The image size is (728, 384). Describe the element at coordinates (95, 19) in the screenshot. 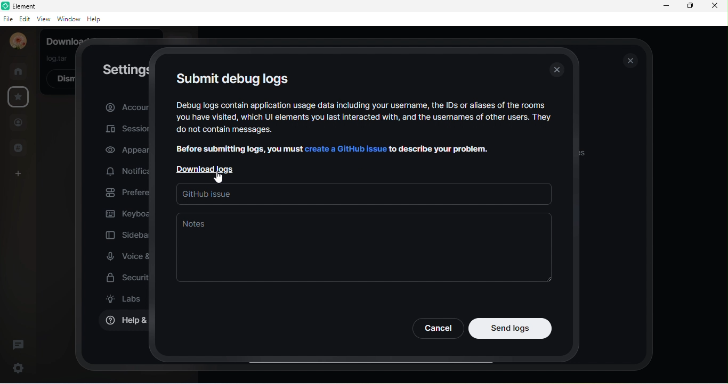

I see `help` at that location.